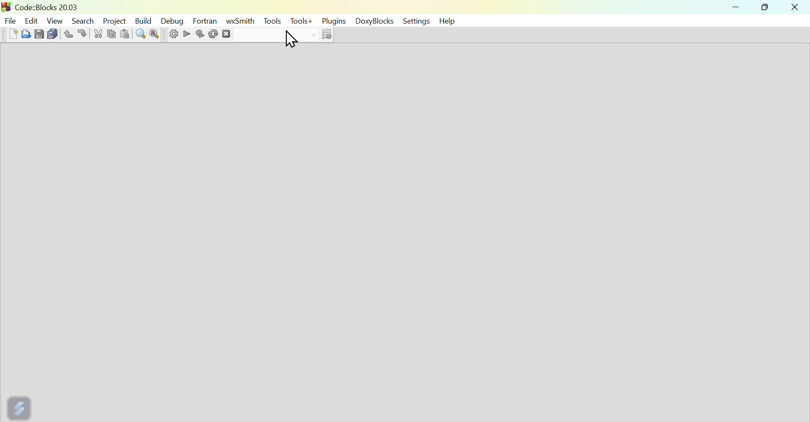 The image size is (810, 422). What do you see at coordinates (112, 33) in the screenshot?
I see `Copy` at bounding box center [112, 33].